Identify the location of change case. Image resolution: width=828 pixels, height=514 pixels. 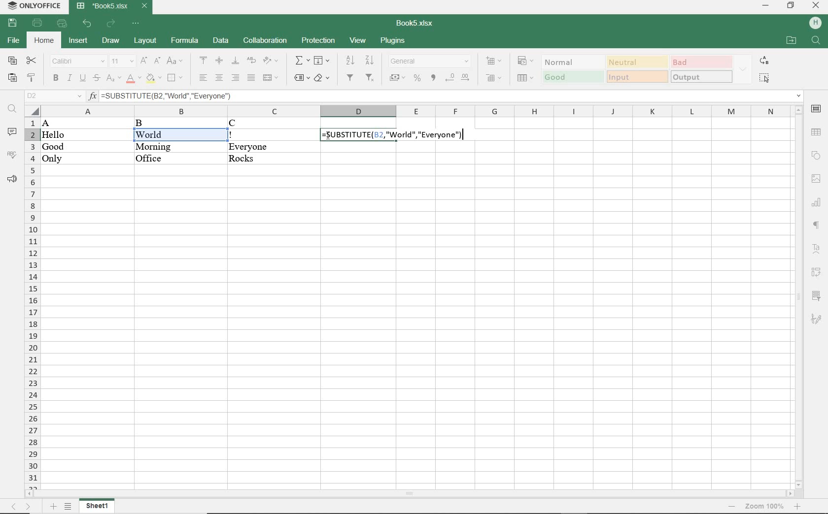
(174, 62).